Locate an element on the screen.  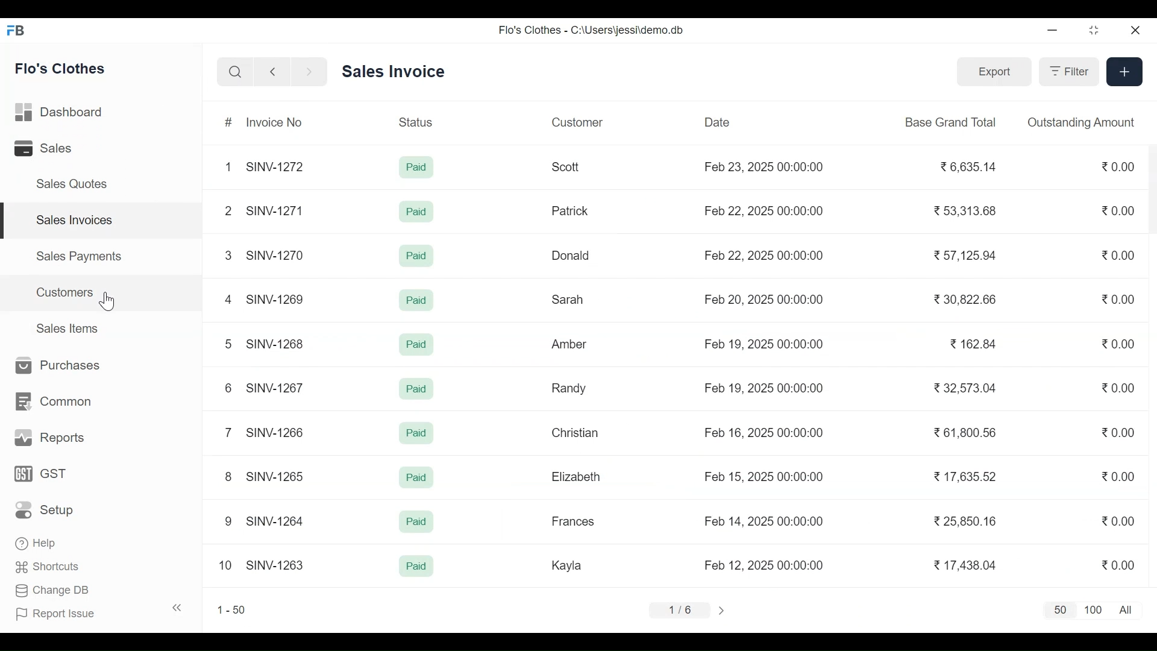
0.00 is located at coordinates (1116, 388).